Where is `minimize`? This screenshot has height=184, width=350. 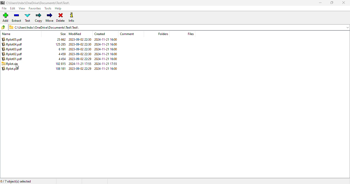
minimize is located at coordinates (320, 3).